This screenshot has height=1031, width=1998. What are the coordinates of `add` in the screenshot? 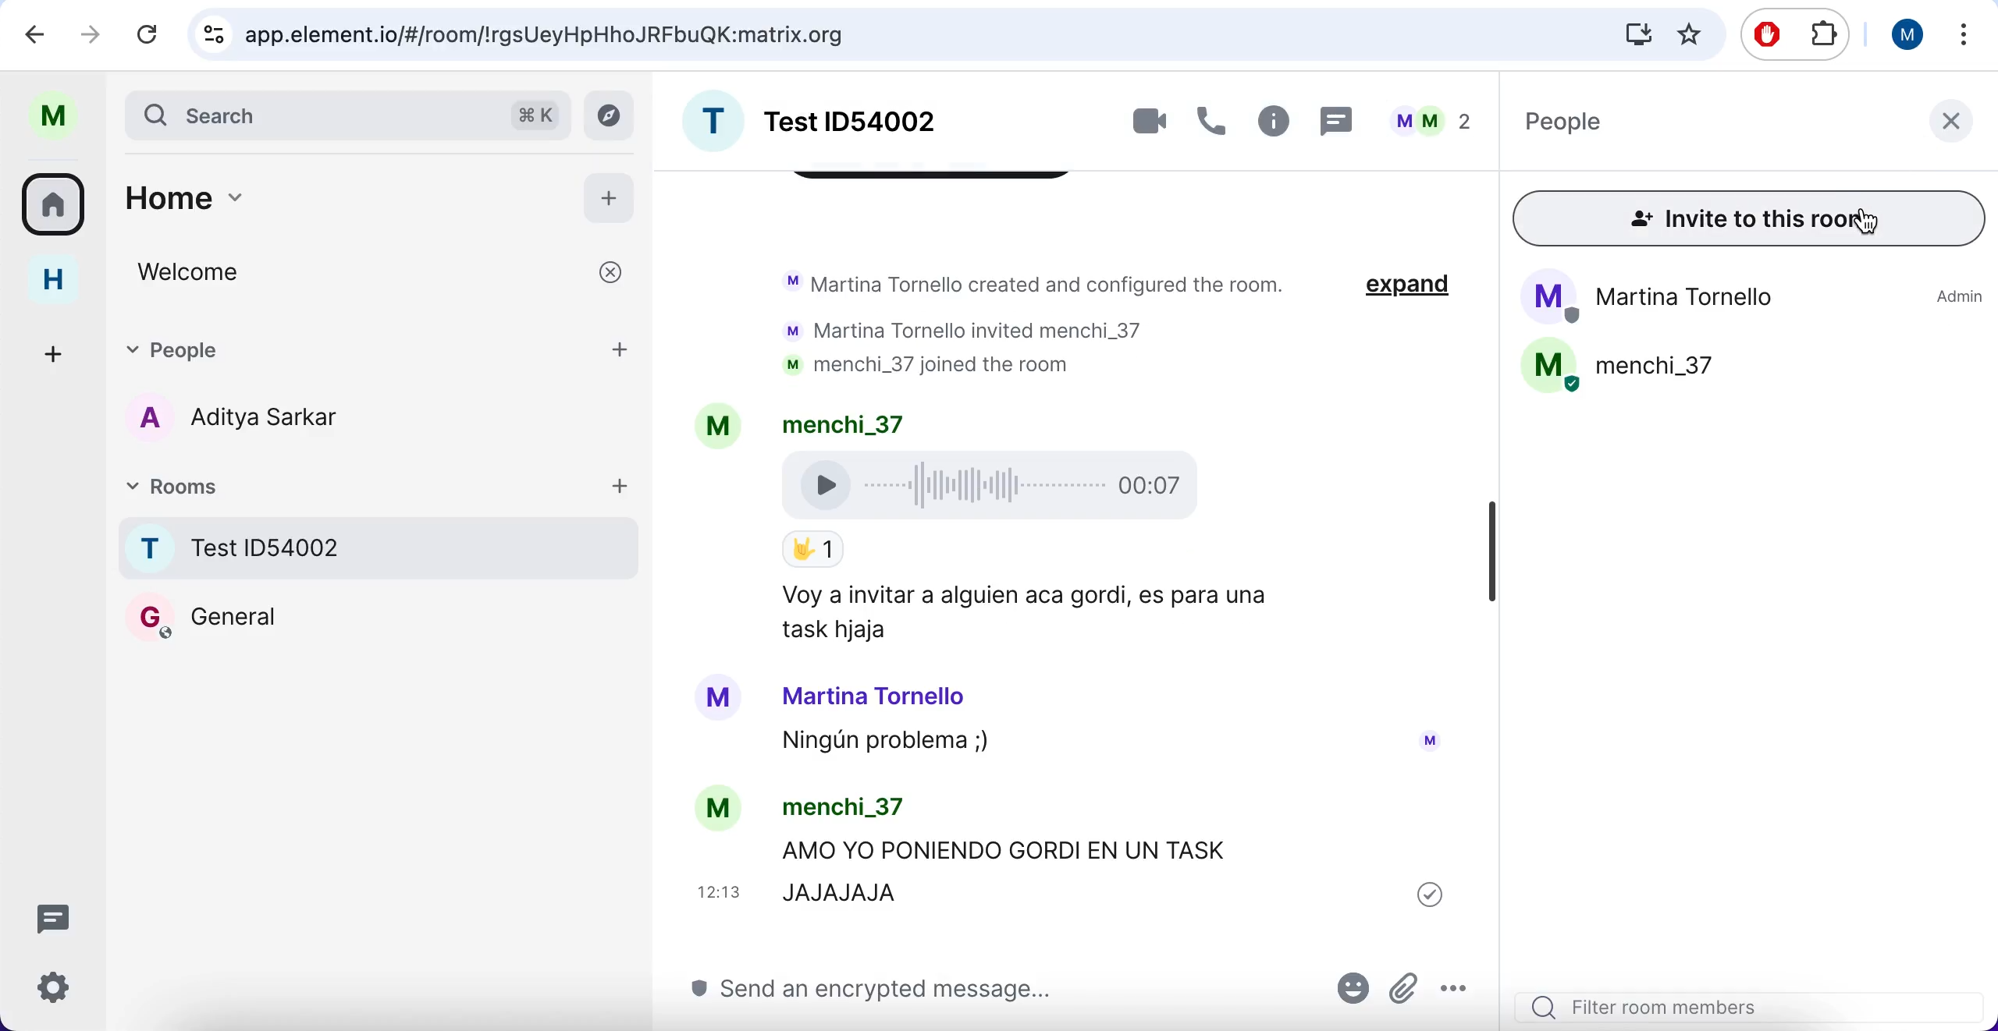 It's located at (626, 341).